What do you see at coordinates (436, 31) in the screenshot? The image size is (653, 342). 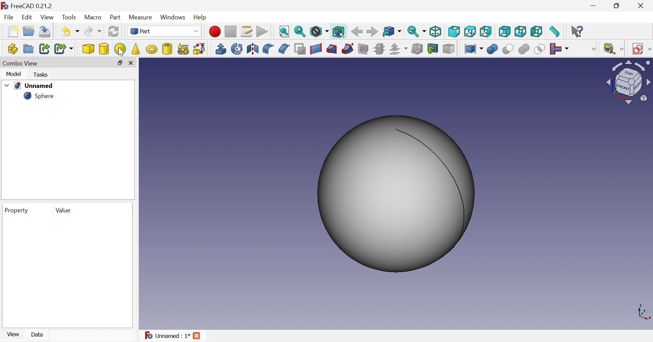 I see `Isometric` at bounding box center [436, 31].